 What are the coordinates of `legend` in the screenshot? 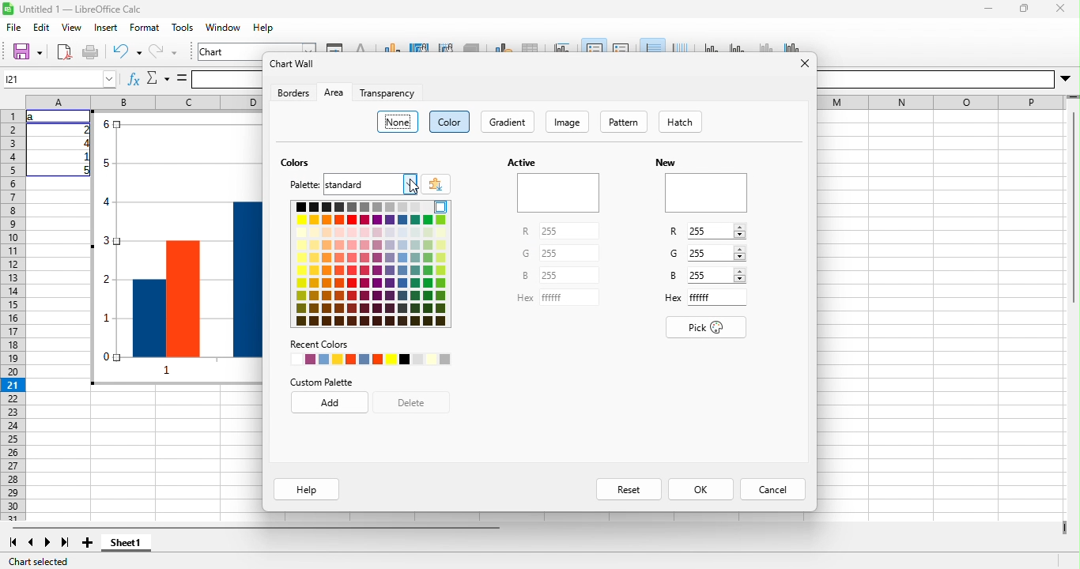 It's located at (621, 46).